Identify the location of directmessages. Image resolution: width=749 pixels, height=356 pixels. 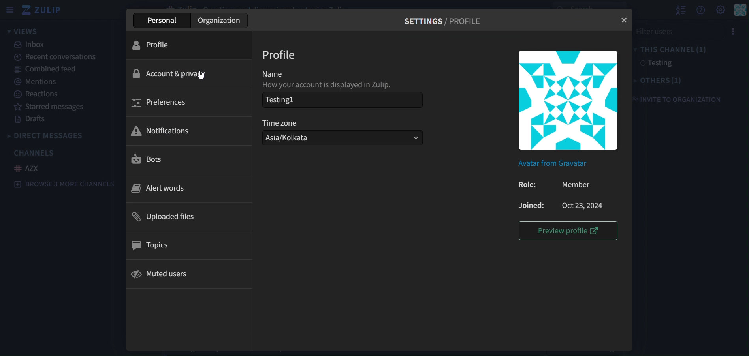
(60, 135).